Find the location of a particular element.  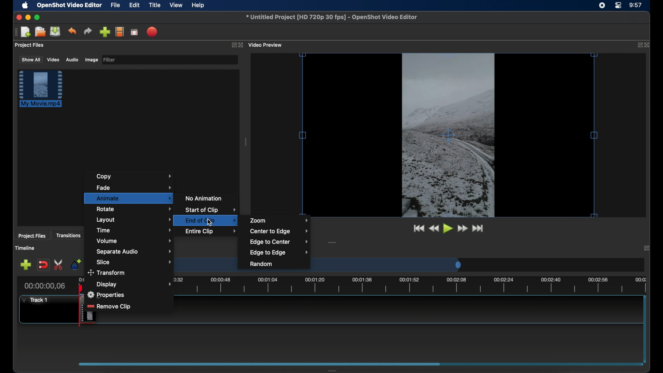

transitions is located at coordinates (68, 235).